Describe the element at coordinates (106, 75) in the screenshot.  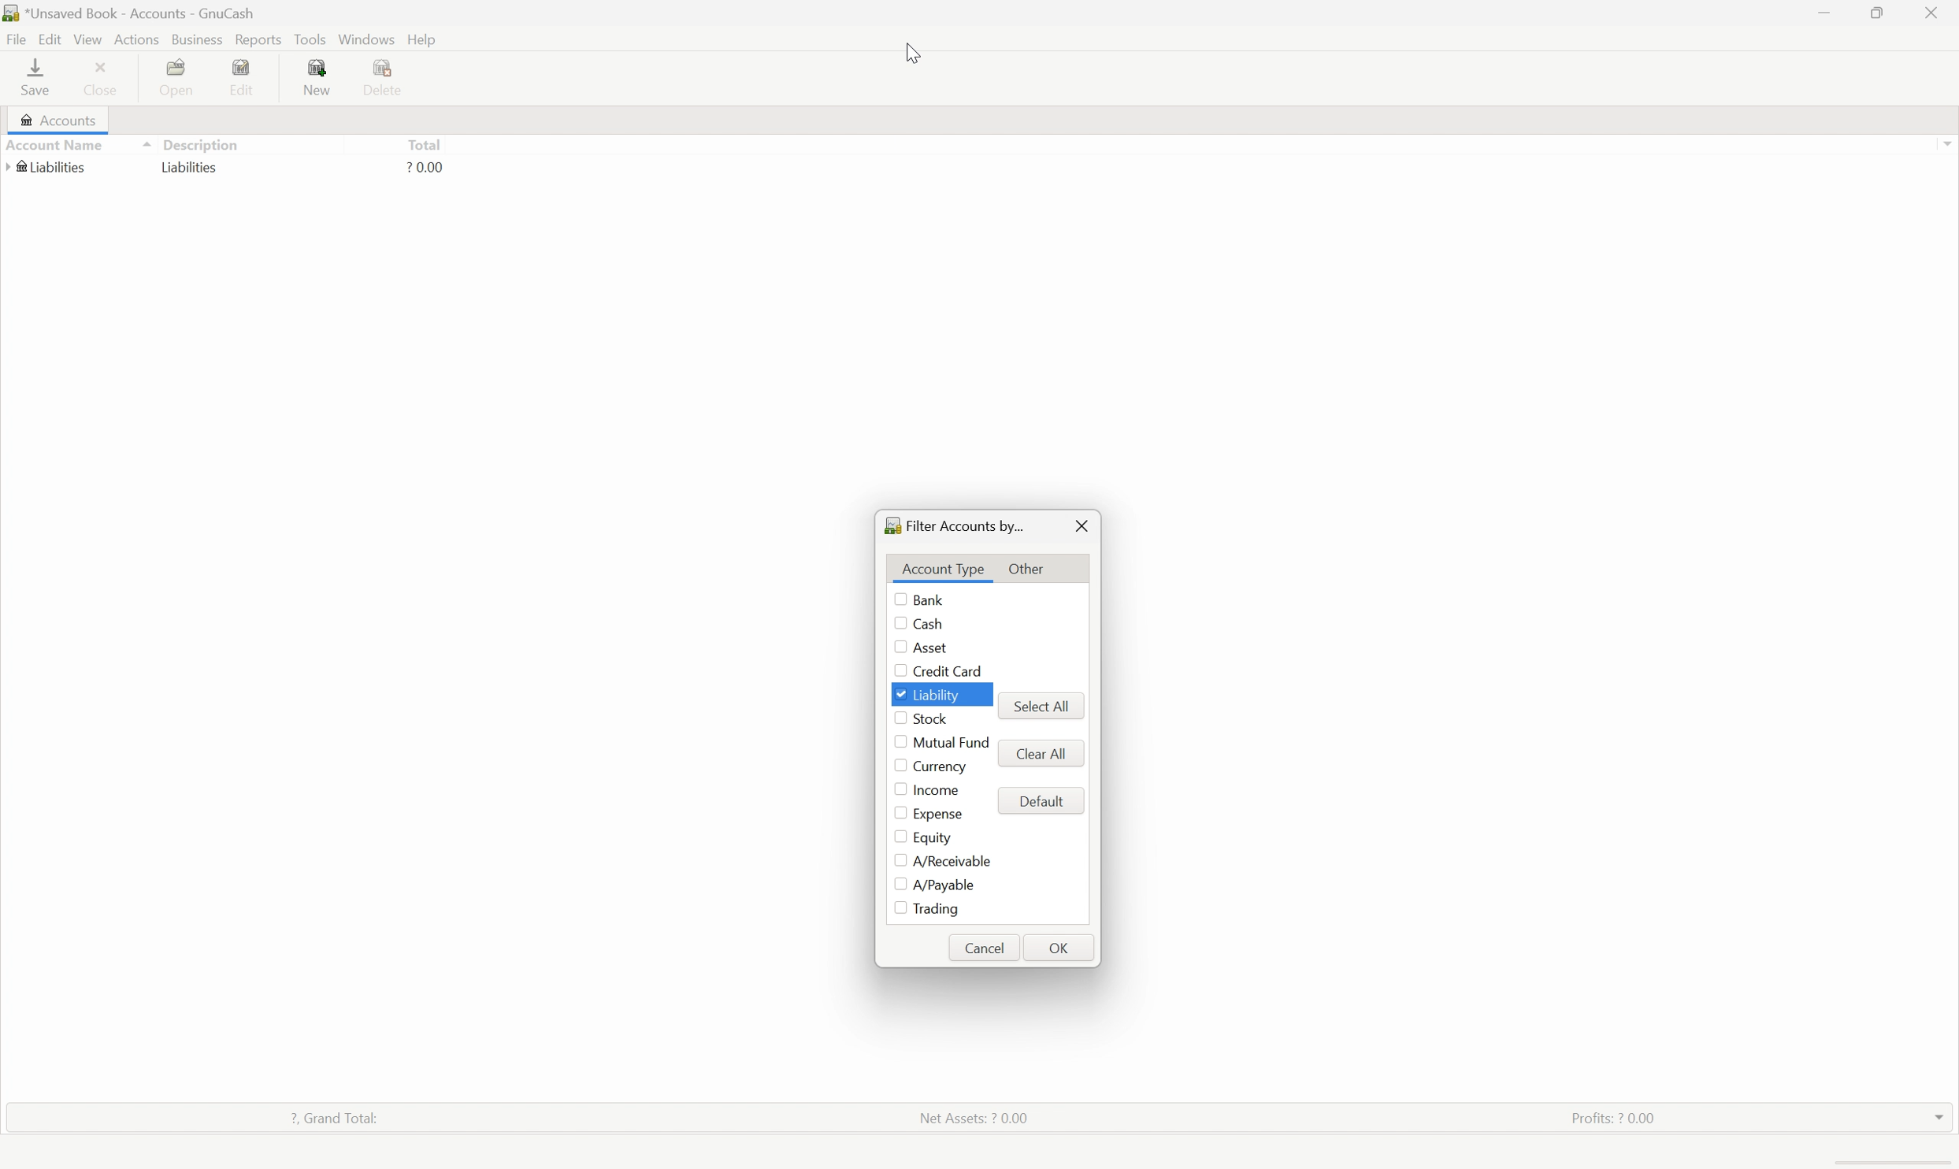
I see `Close` at that location.